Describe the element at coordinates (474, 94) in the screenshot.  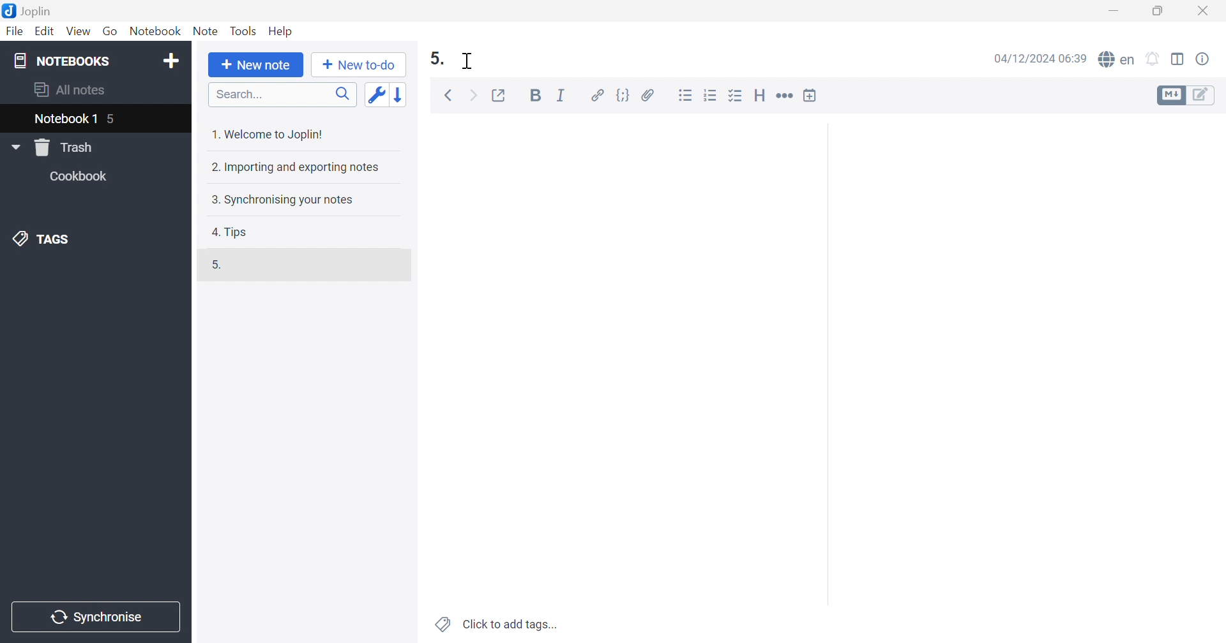
I see `Forward` at that location.